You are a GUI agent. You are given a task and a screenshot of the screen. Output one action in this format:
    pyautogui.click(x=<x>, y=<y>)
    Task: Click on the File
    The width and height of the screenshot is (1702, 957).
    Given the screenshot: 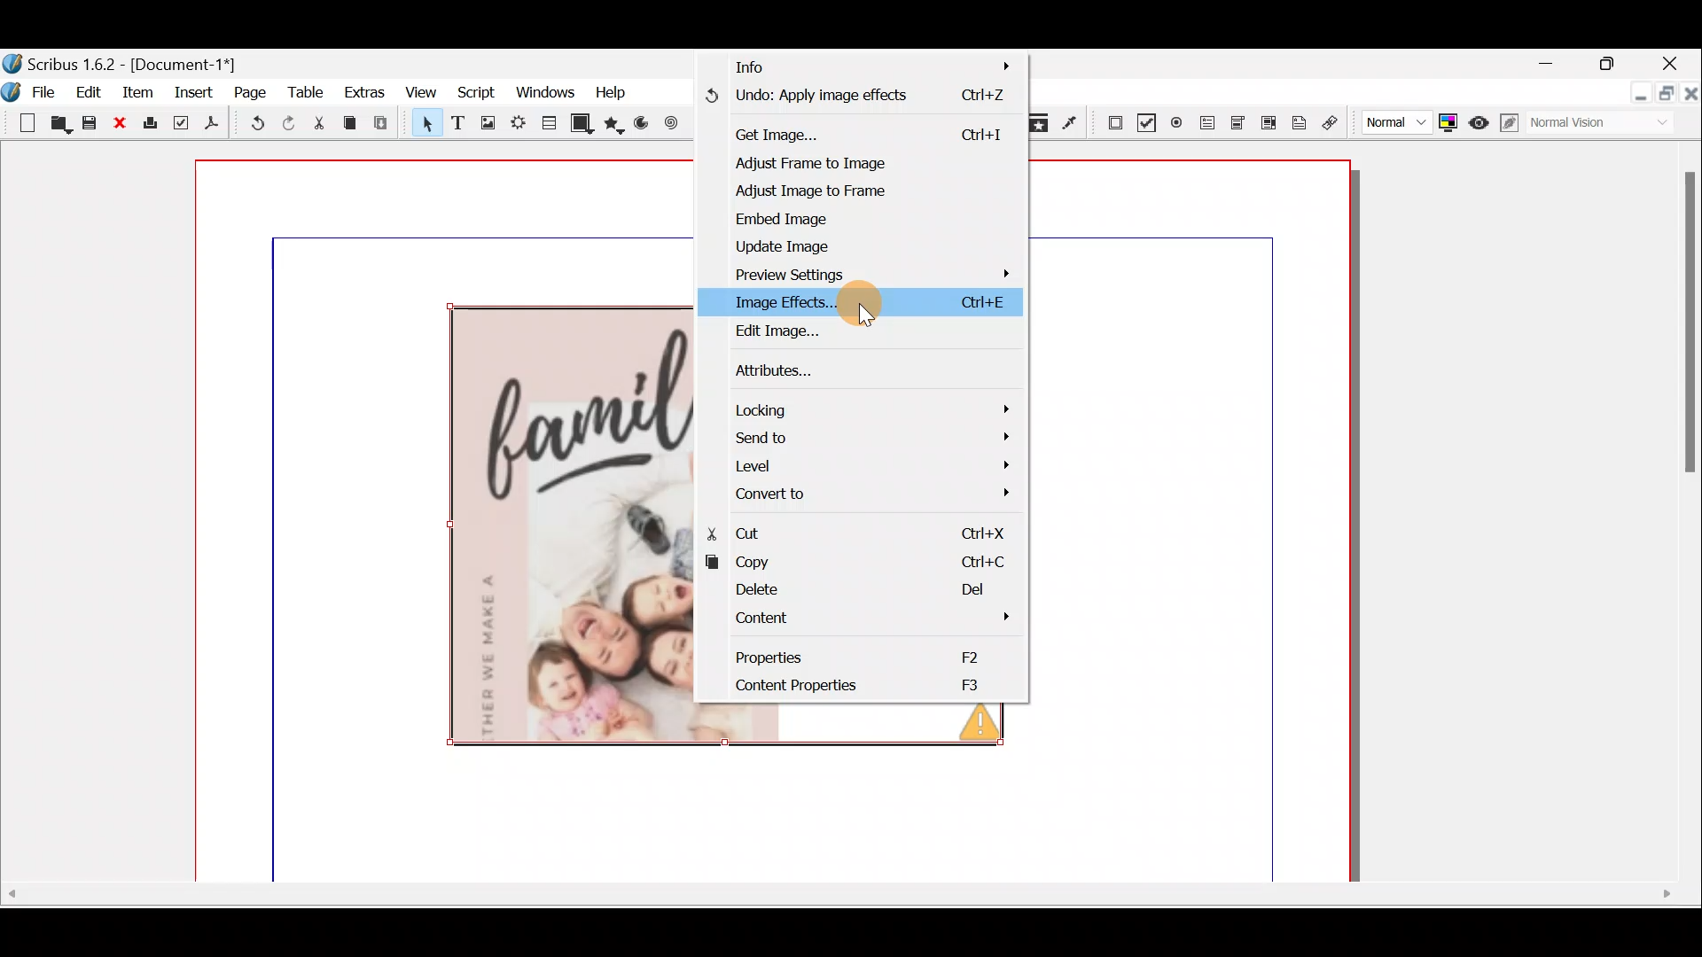 What is the action you would take?
    pyautogui.click(x=47, y=93)
    